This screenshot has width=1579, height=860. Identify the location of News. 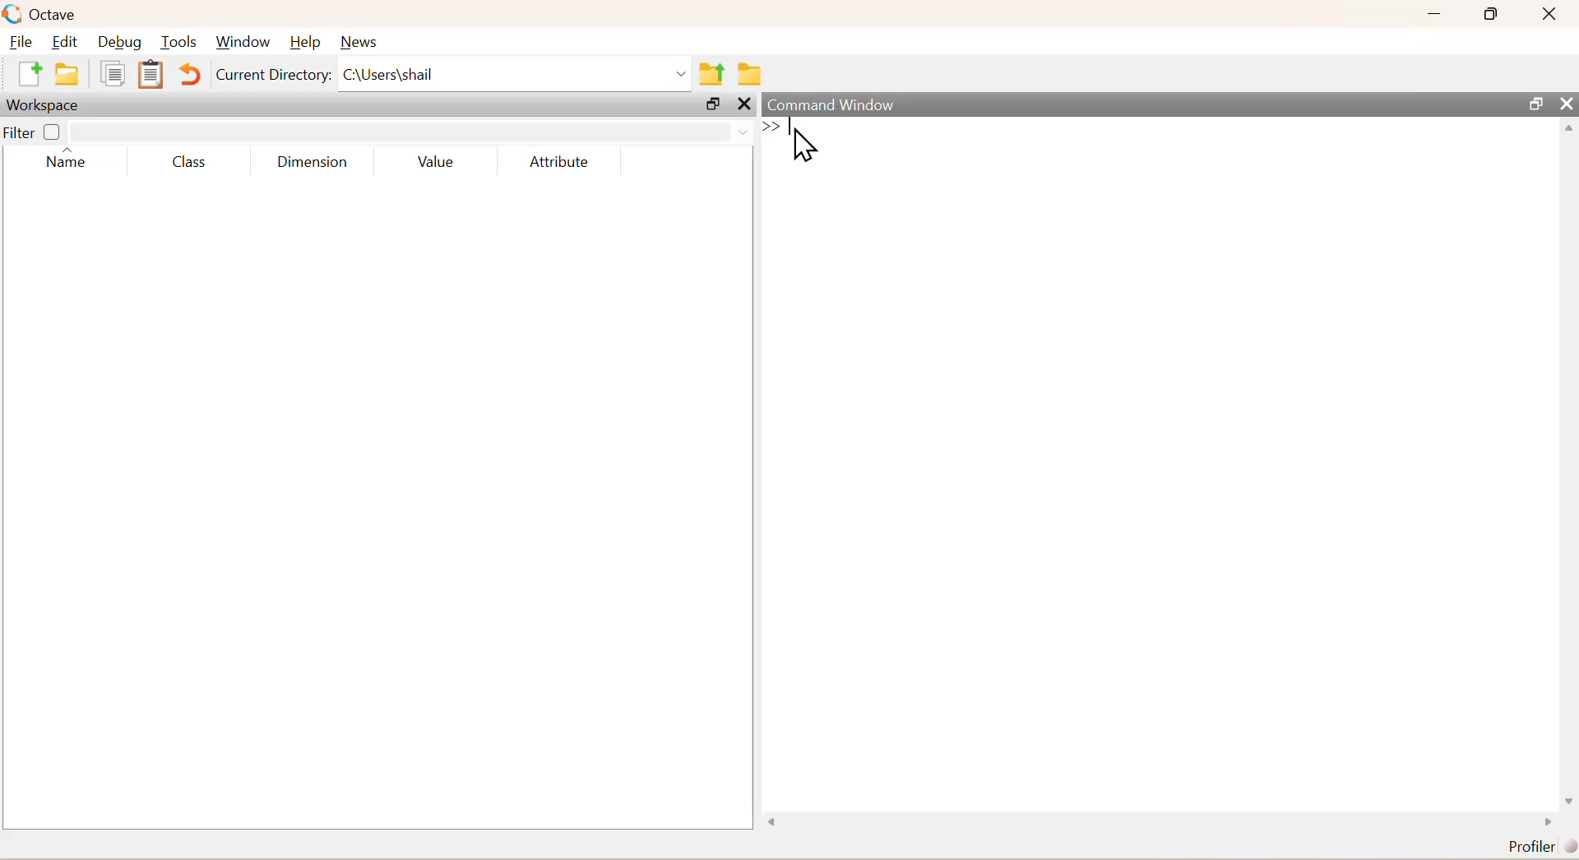
(362, 40).